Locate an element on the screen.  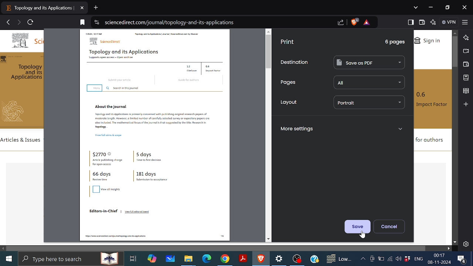
Horizontal scrollbar is located at coordinates (217, 249).